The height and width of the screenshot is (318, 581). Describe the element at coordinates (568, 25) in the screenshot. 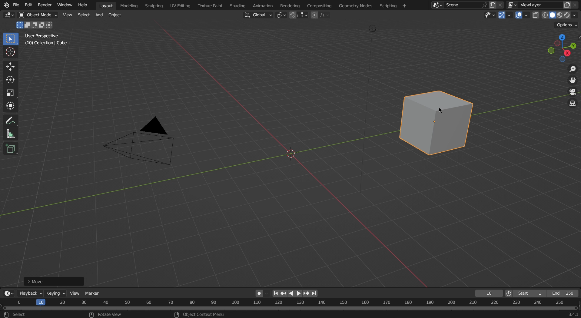

I see `Options` at that location.